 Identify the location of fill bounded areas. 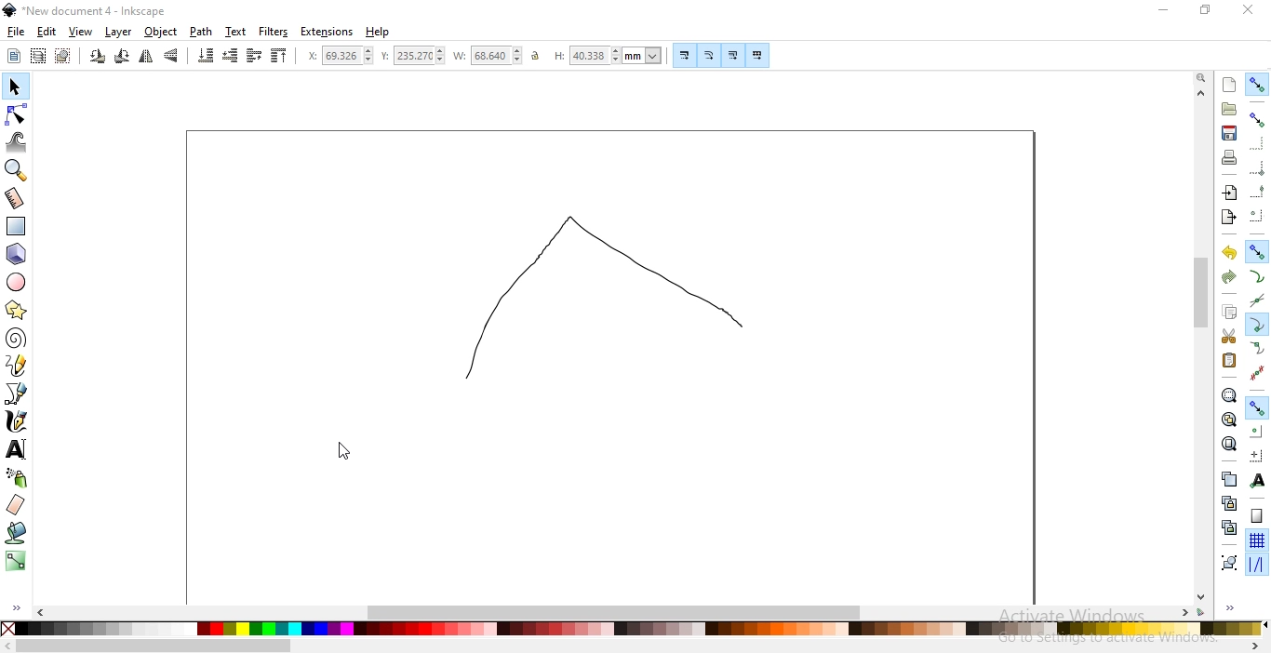
(17, 533).